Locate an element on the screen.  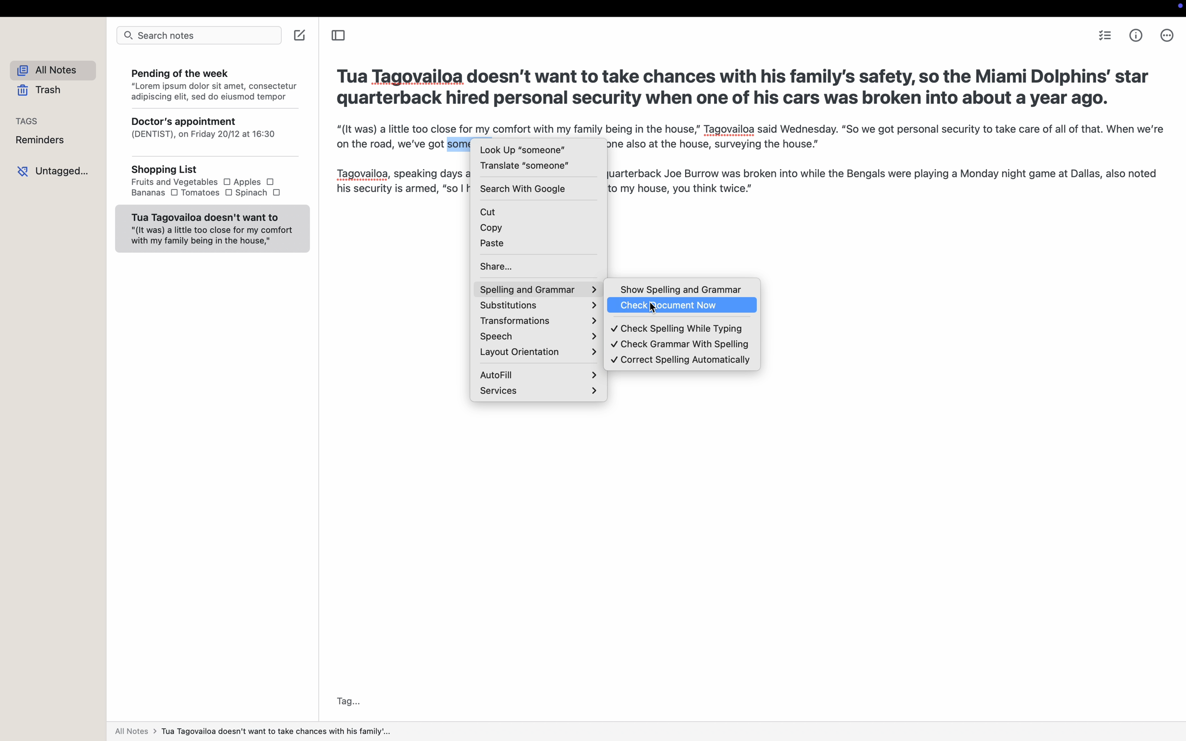
check spelling while typing is located at coordinates (681, 328).